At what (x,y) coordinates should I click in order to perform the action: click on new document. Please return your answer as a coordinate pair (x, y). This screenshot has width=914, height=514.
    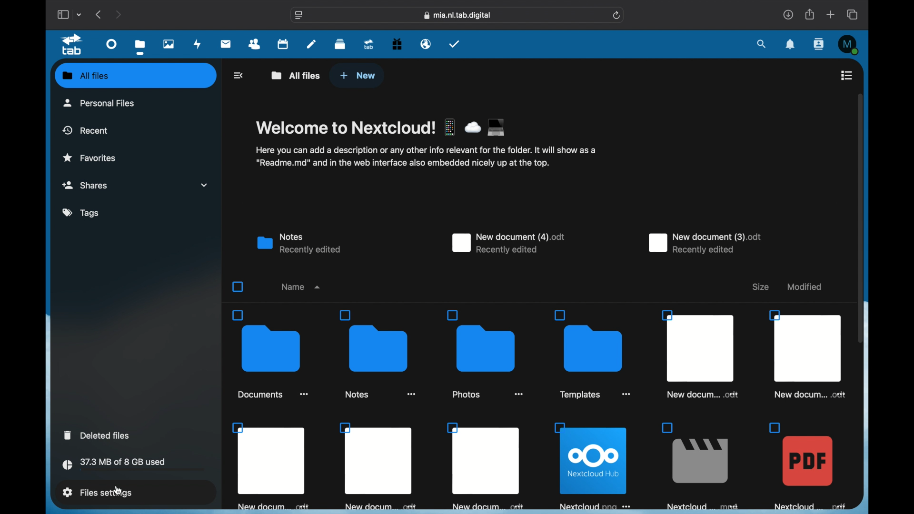
    Looking at the image, I should click on (507, 244).